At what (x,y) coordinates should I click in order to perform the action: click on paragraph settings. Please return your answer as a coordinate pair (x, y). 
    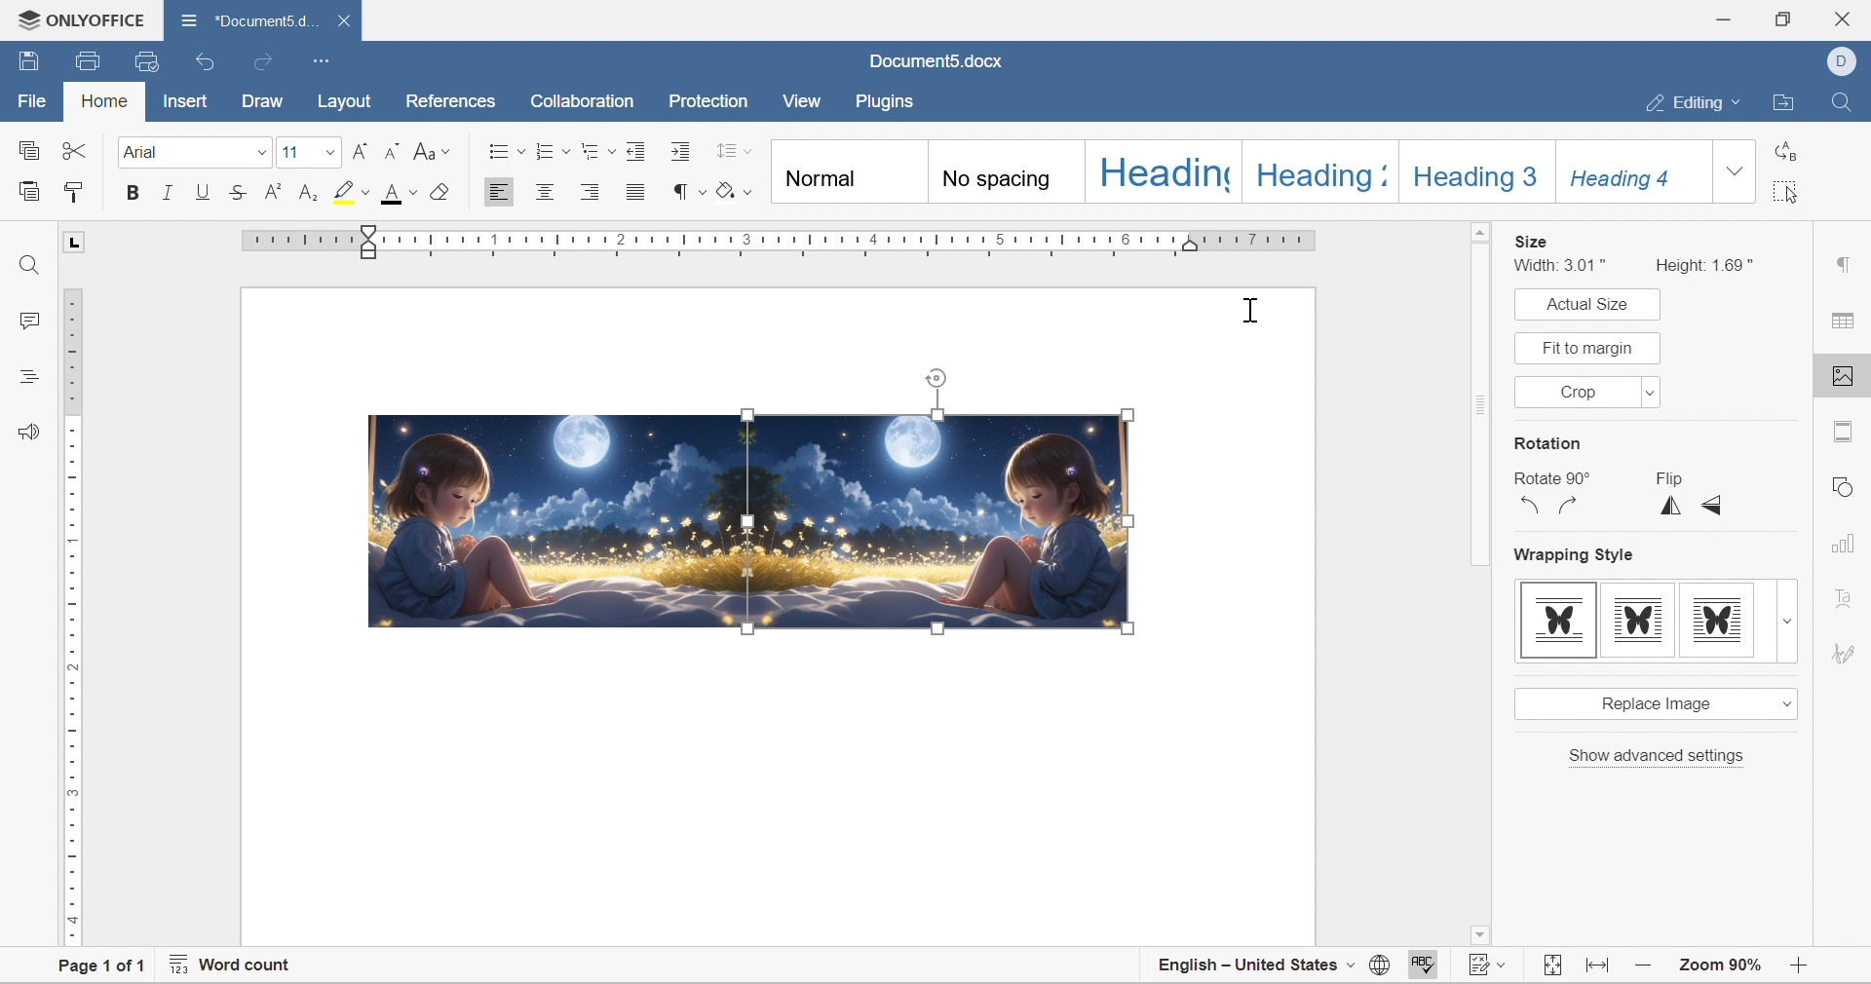
    Looking at the image, I should click on (1847, 266).